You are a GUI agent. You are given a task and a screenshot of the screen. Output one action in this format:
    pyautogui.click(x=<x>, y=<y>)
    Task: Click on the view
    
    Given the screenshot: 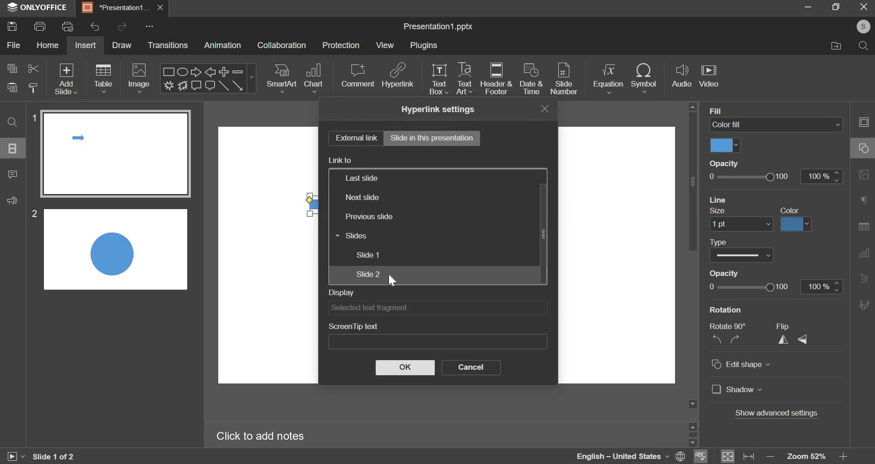 What is the action you would take?
    pyautogui.click(x=385, y=46)
    